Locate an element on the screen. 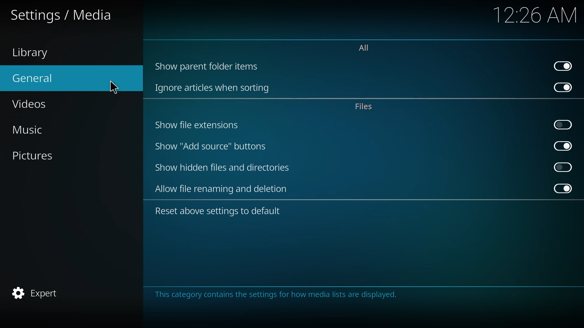  pictures is located at coordinates (40, 156).